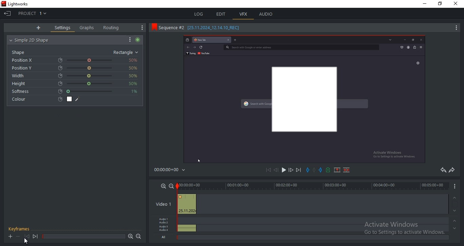 The width and height of the screenshot is (464, 246). What do you see at coordinates (32, 13) in the screenshot?
I see `project 1` at bounding box center [32, 13].